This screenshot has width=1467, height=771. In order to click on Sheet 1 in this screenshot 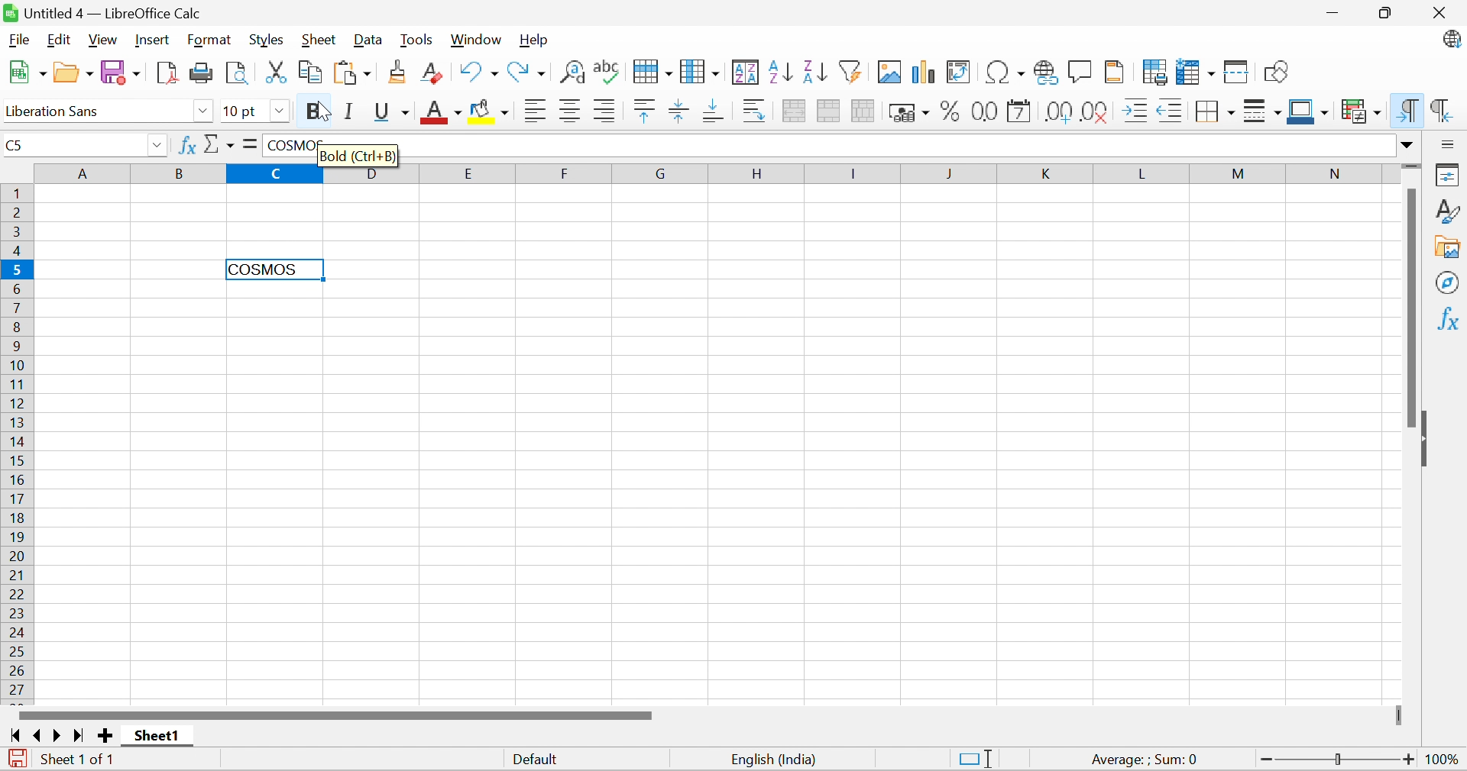, I will do `click(158, 737)`.